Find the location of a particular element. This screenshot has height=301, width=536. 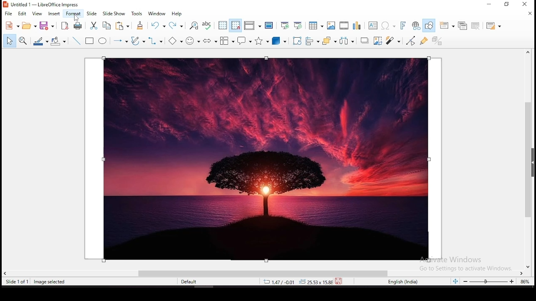

ellipse is located at coordinates (103, 41).